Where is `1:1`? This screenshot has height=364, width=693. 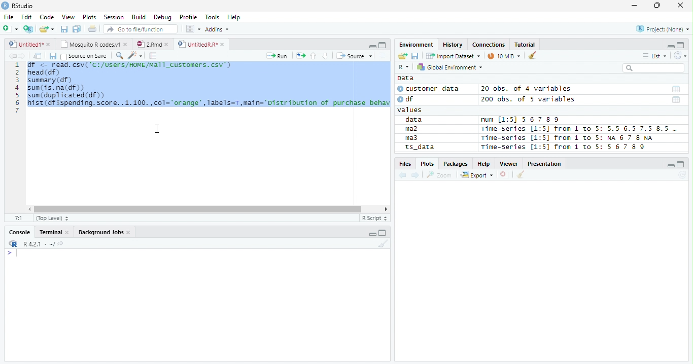 1:1 is located at coordinates (19, 218).